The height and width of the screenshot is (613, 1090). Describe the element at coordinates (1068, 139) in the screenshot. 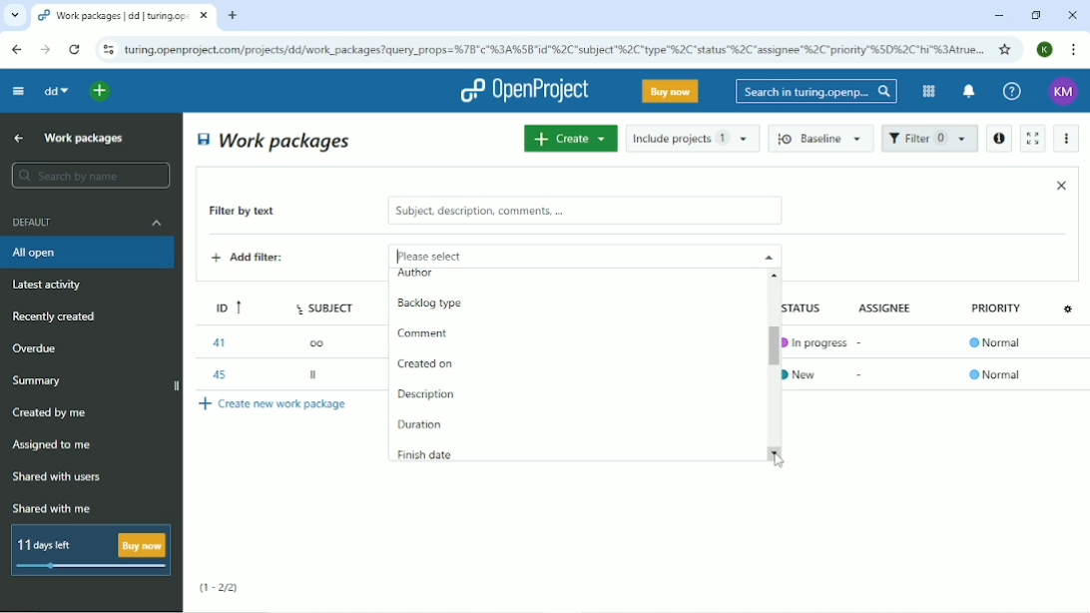

I see `More actions` at that location.